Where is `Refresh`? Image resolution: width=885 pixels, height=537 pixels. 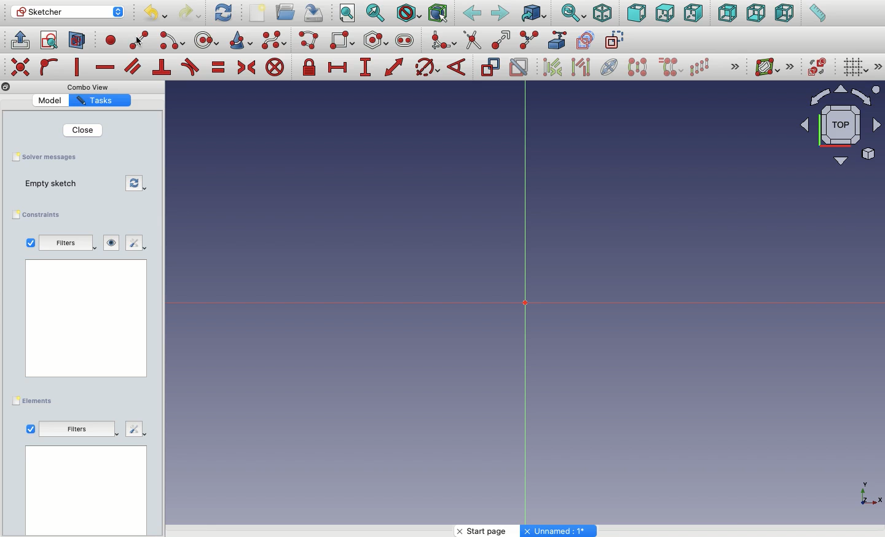 Refresh is located at coordinates (136, 184).